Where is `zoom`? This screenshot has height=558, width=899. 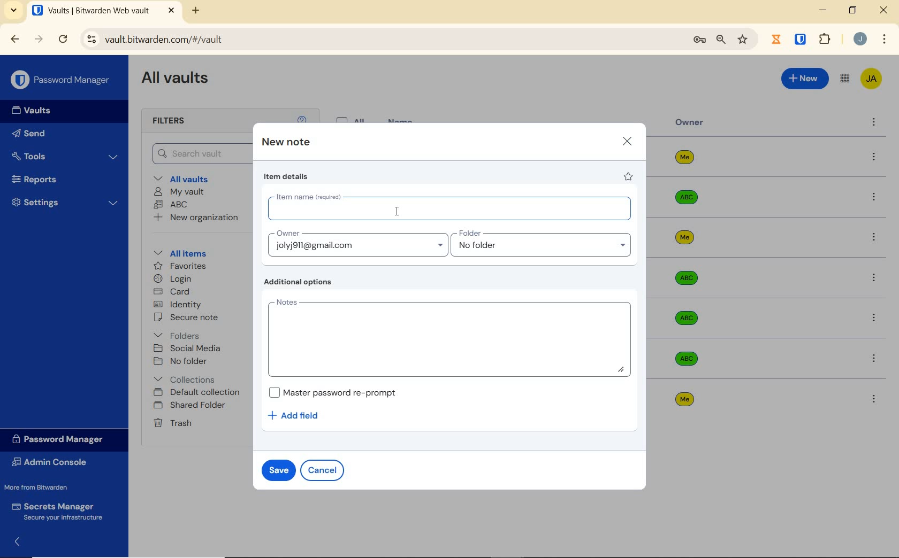 zoom is located at coordinates (720, 40).